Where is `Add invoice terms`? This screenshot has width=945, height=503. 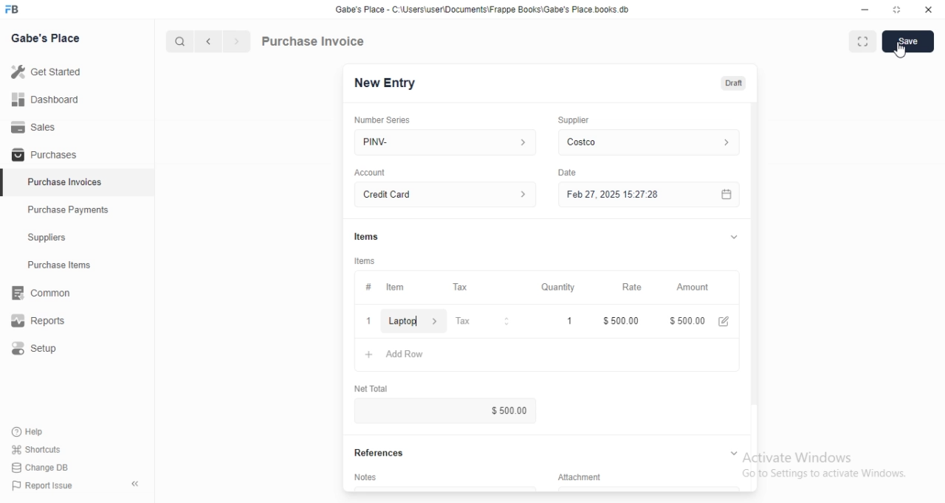
Add invoice terms is located at coordinates (445, 488).